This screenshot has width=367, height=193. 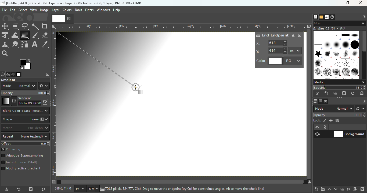 I want to click on Open the tools option dialog, so click(x=2, y=75).